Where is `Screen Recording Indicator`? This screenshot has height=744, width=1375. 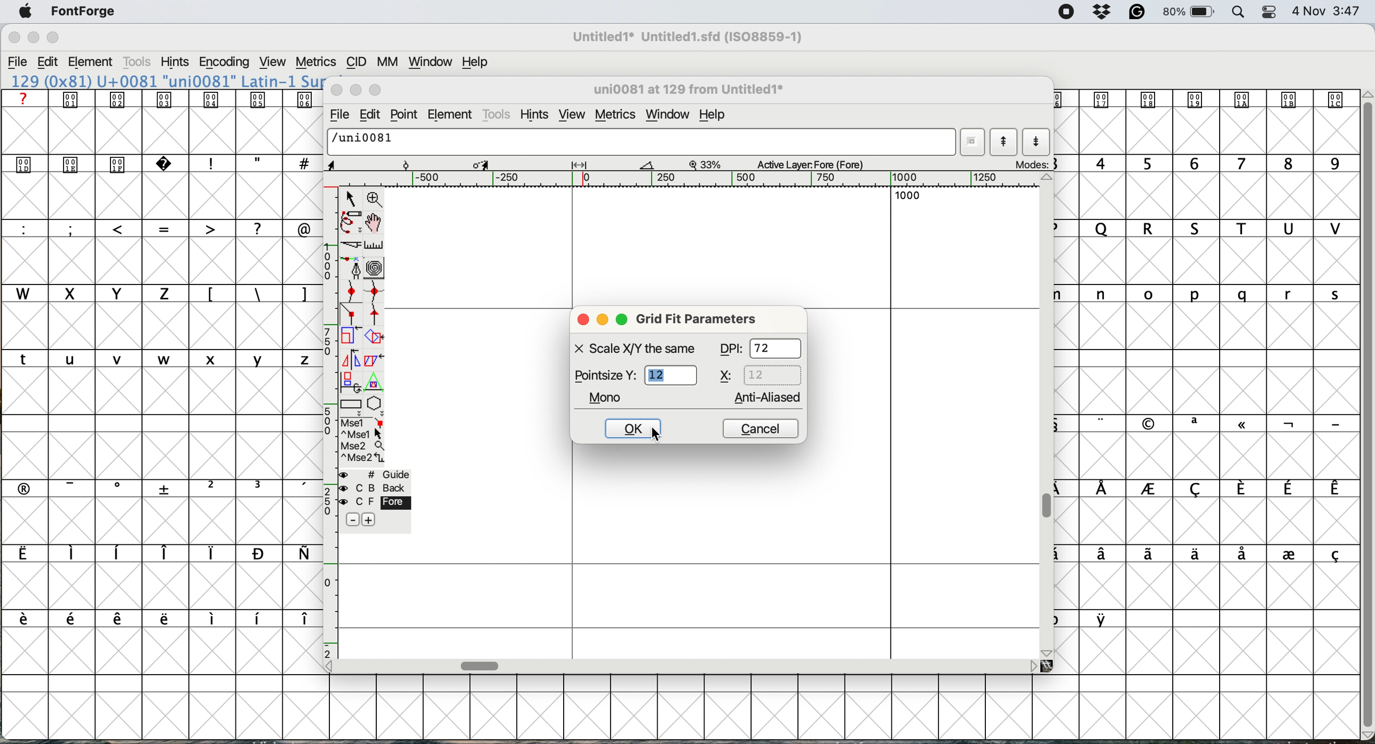
Screen Recording Indicator is located at coordinates (1066, 12).